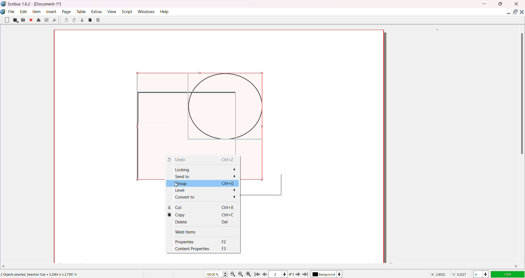 The width and height of the screenshot is (525, 278). What do you see at coordinates (521, 93) in the screenshot?
I see `Scroll Bar` at bounding box center [521, 93].